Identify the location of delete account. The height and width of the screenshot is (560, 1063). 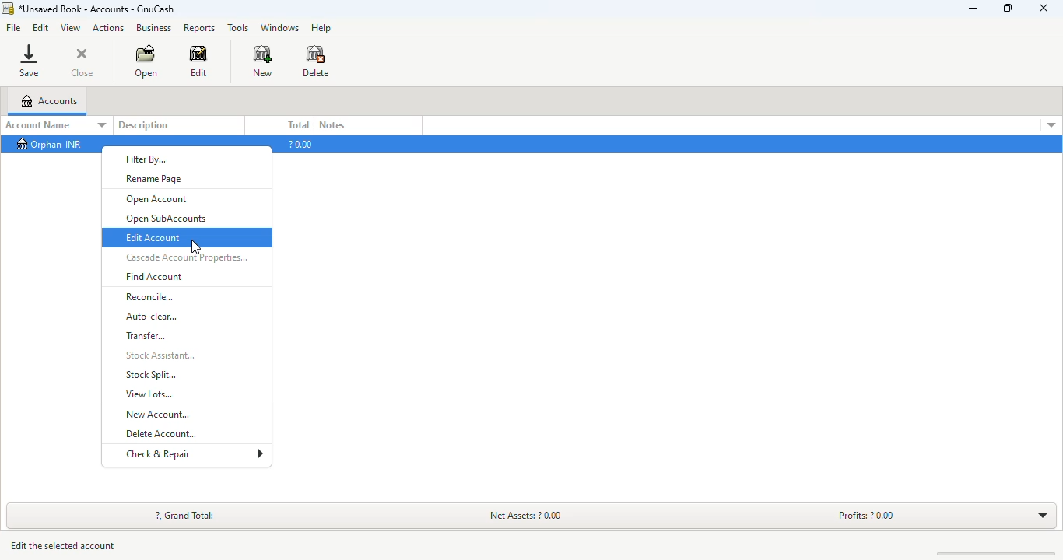
(161, 433).